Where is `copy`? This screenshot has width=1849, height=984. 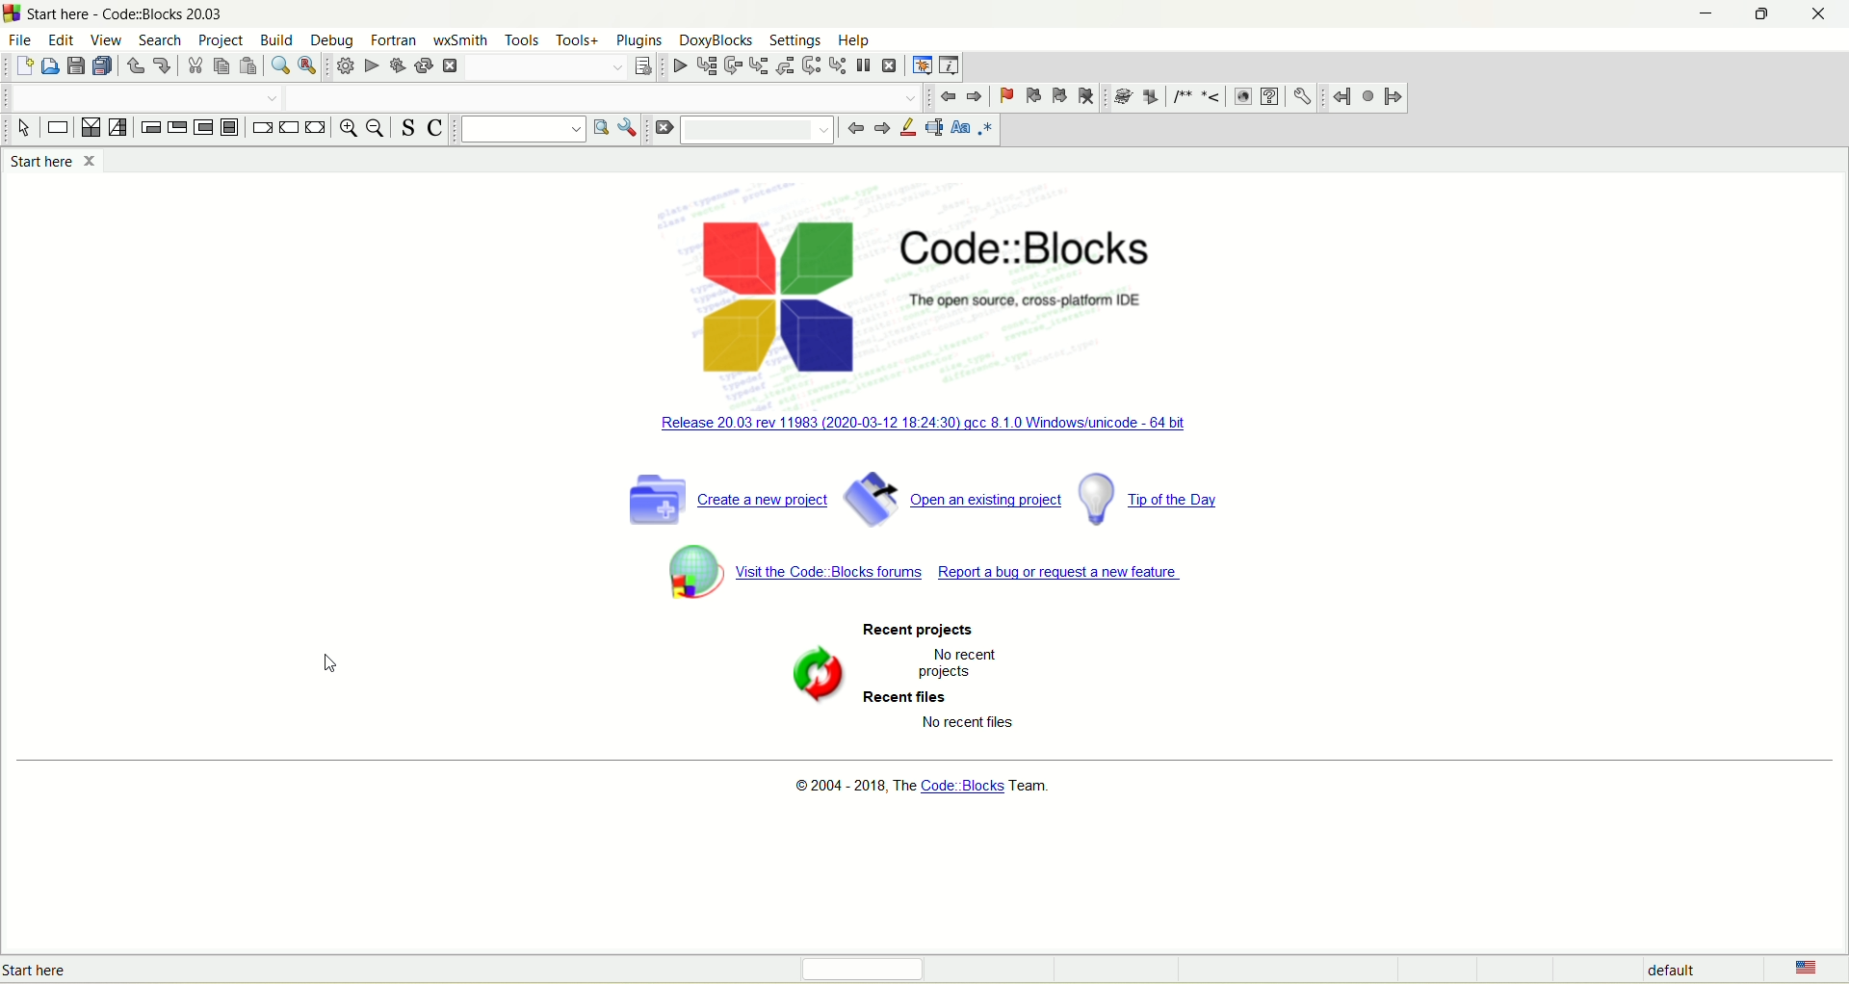 copy is located at coordinates (221, 66).